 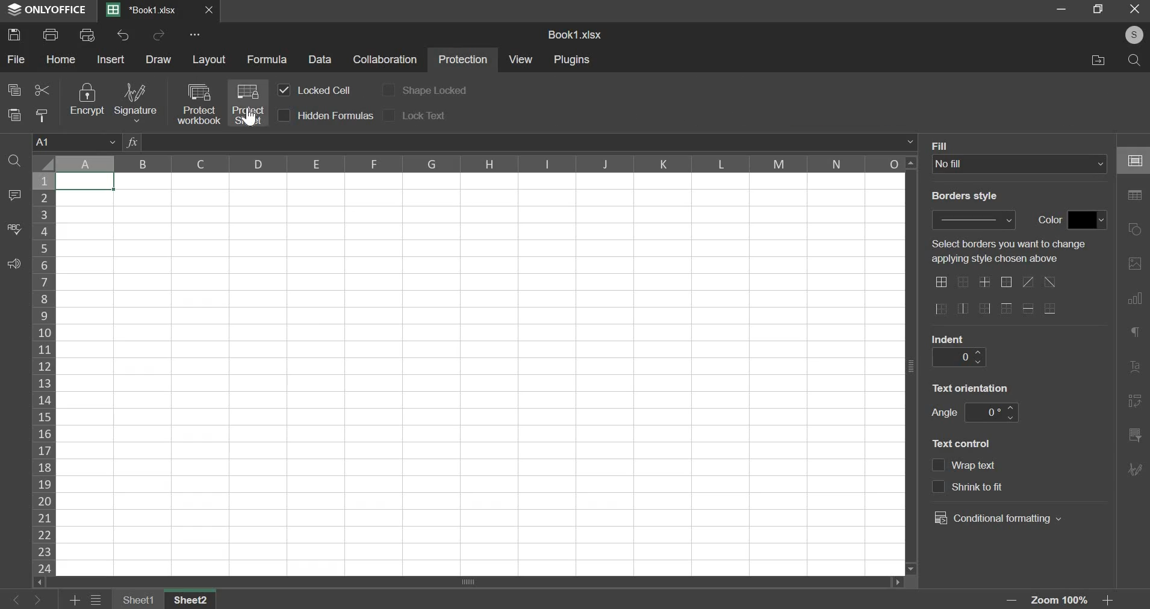 What do you see at coordinates (1095, 60) in the screenshot?
I see `File` at bounding box center [1095, 60].